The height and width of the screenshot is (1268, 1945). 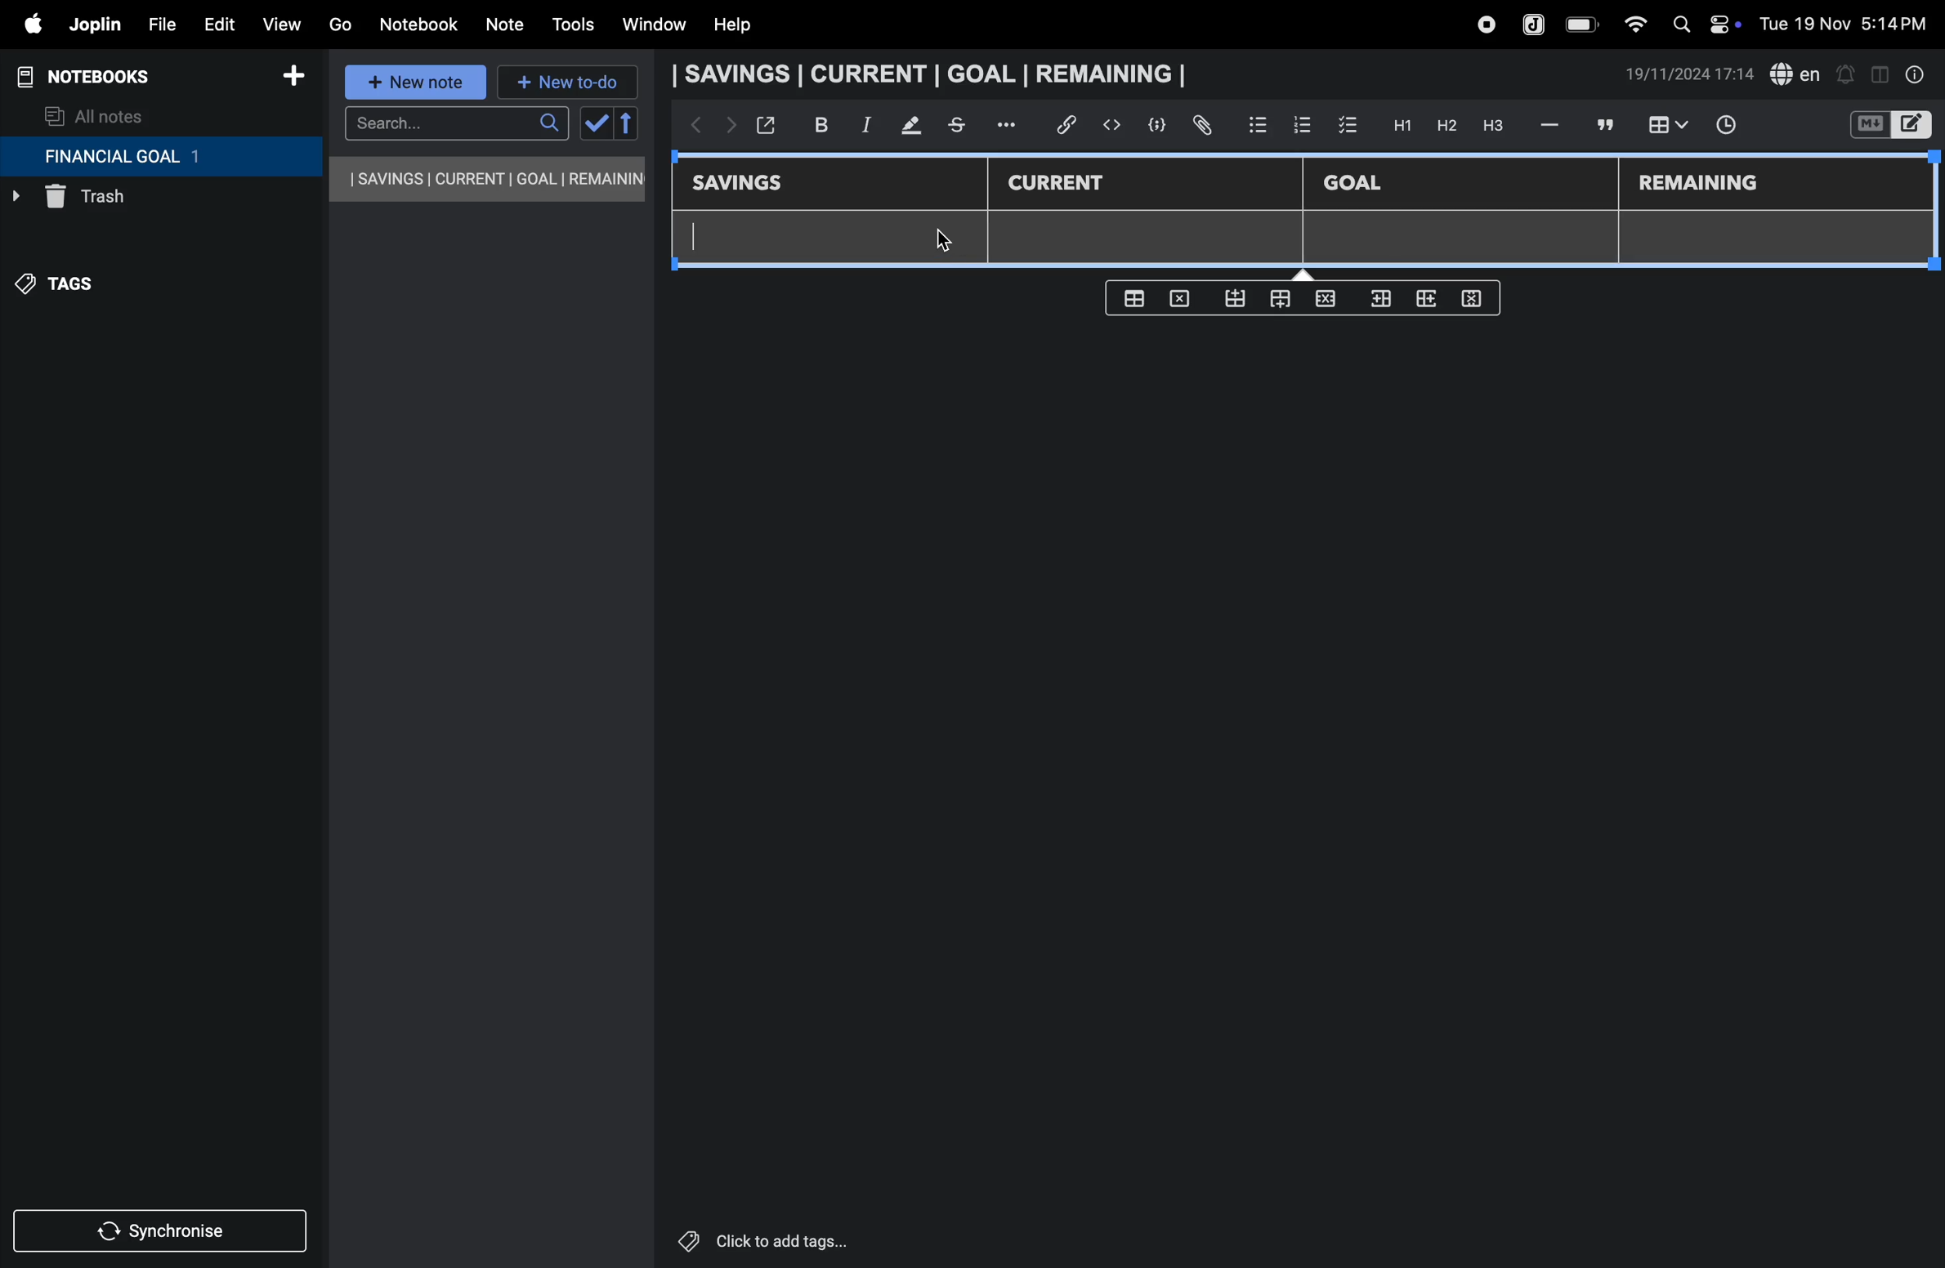 What do you see at coordinates (1151, 125) in the screenshot?
I see `code block` at bounding box center [1151, 125].